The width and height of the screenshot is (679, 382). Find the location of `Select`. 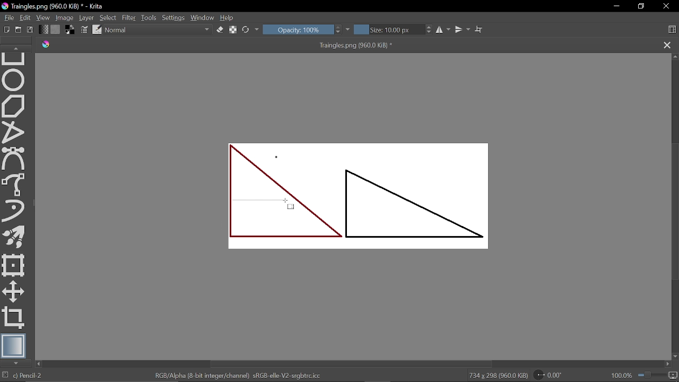

Select is located at coordinates (108, 18).